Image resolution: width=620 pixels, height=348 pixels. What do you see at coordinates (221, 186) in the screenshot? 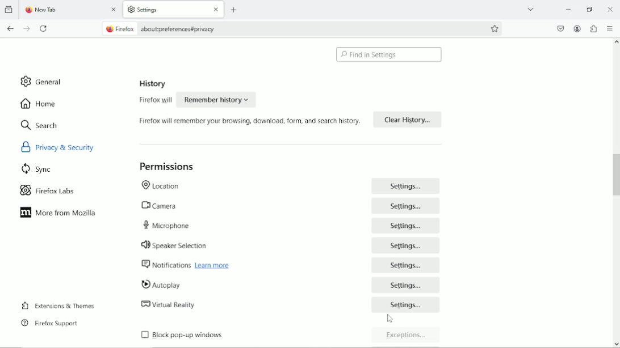
I see `location` at bounding box center [221, 186].